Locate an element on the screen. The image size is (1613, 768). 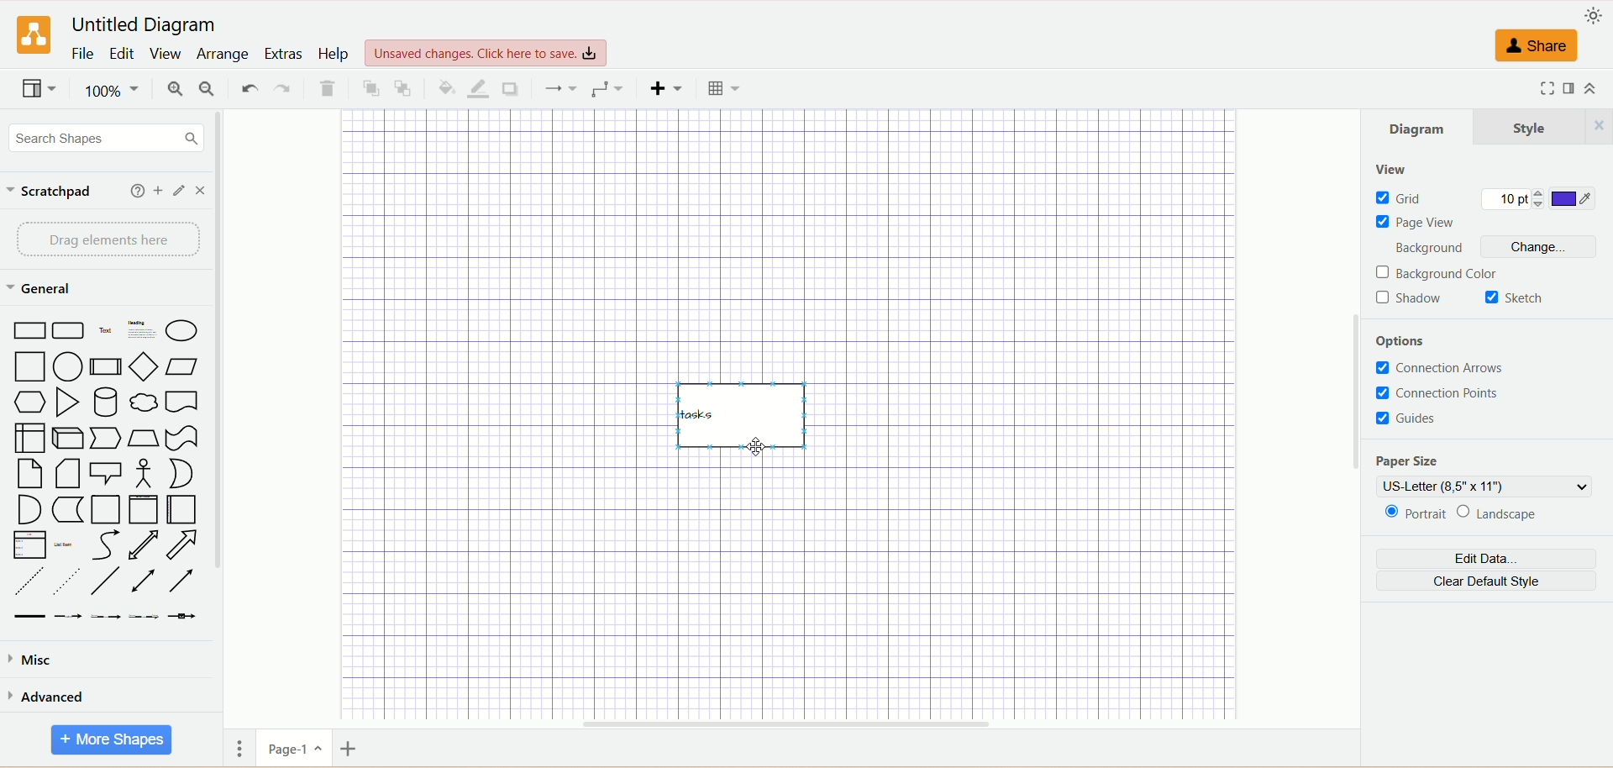
waypoint is located at coordinates (607, 89).